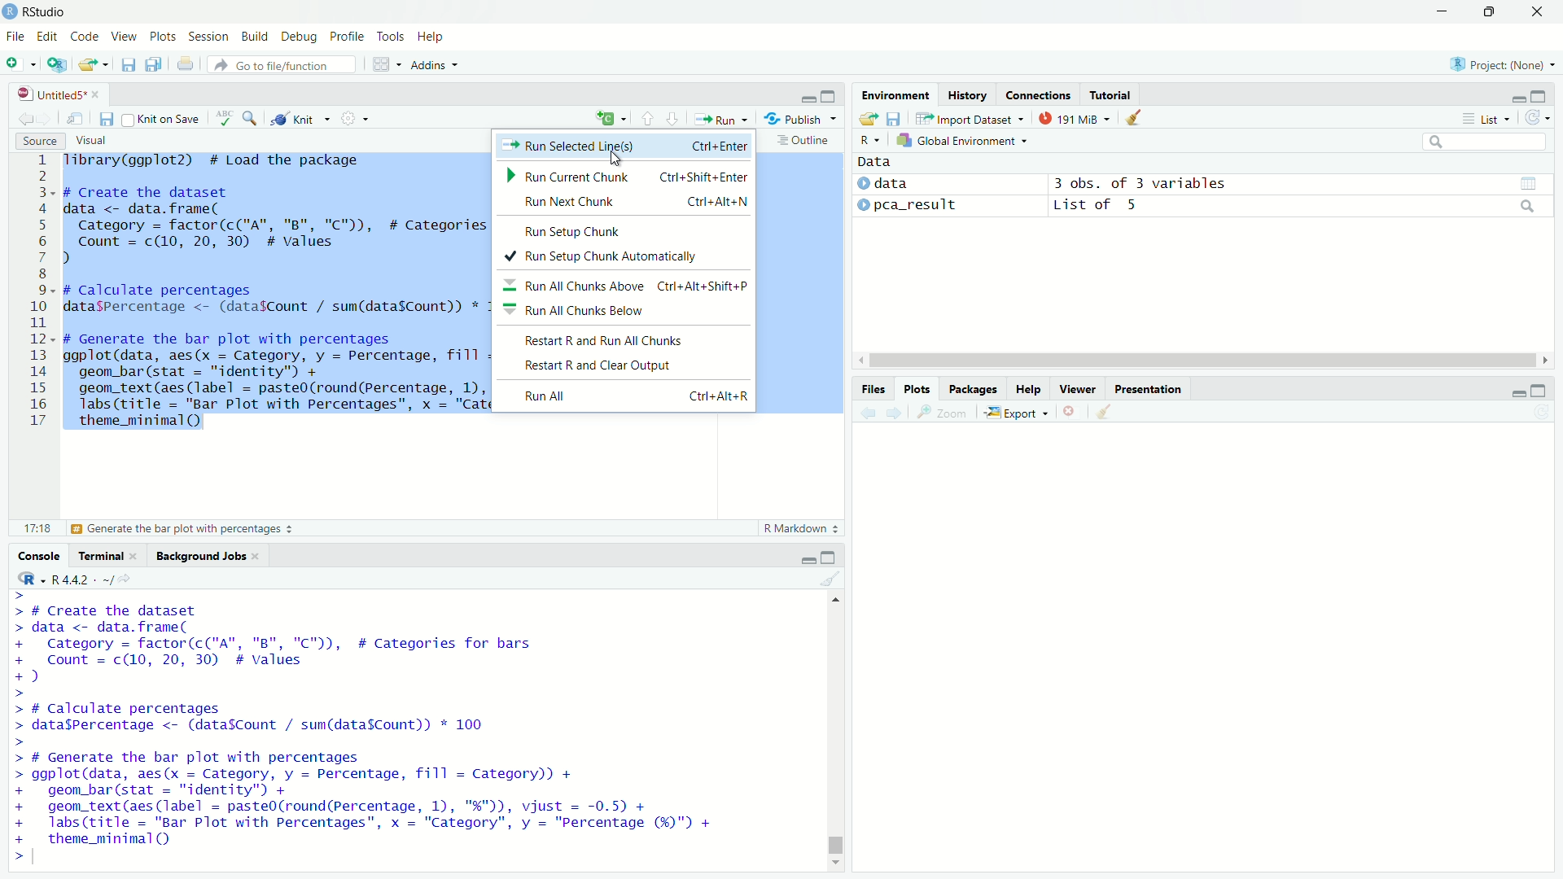  I want to click on Edit, so click(50, 37).